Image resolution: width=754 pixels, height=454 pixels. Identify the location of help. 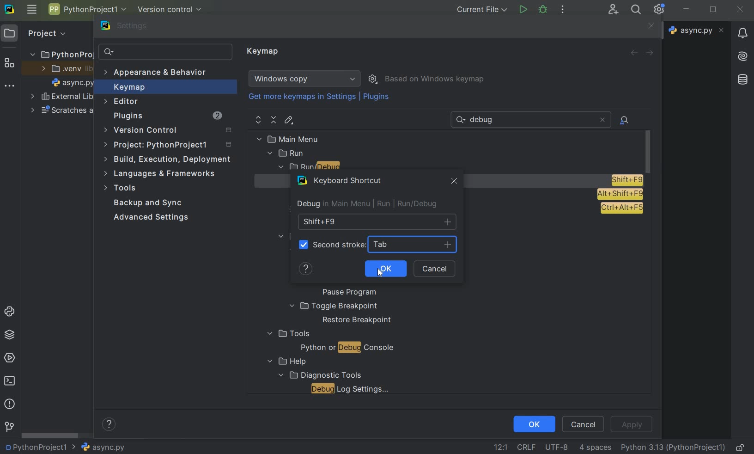
(307, 271).